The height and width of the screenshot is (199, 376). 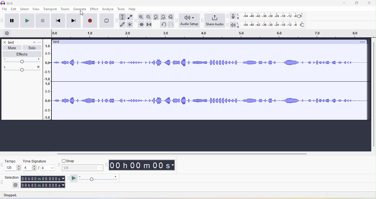 I want to click on selection, so click(x=43, y=182).